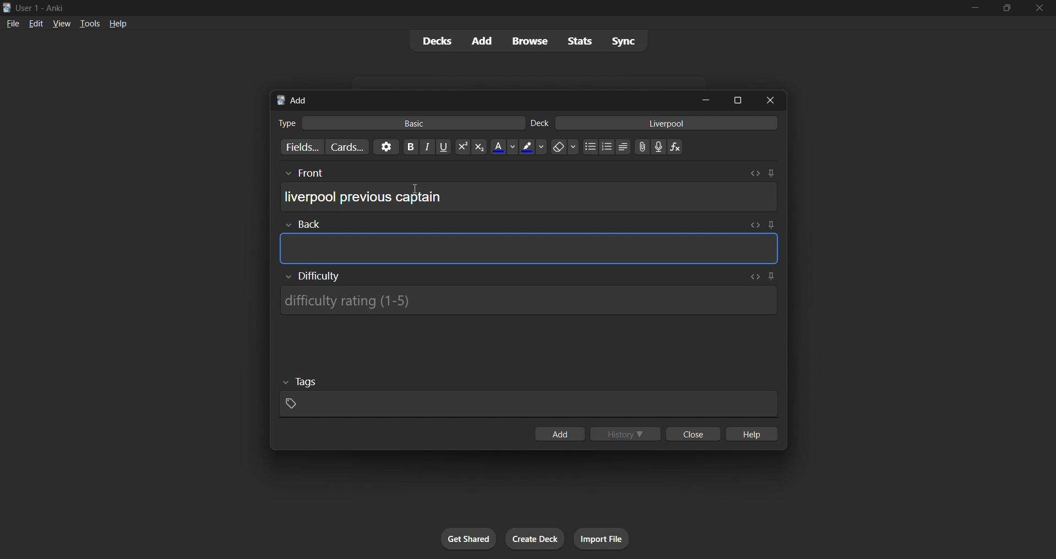 Image resolution: width=1056 pixels, height=559 pixels. Describe the element at coordinates (1007, 8) in the screenshot. I see `maximize/restore` at that location.